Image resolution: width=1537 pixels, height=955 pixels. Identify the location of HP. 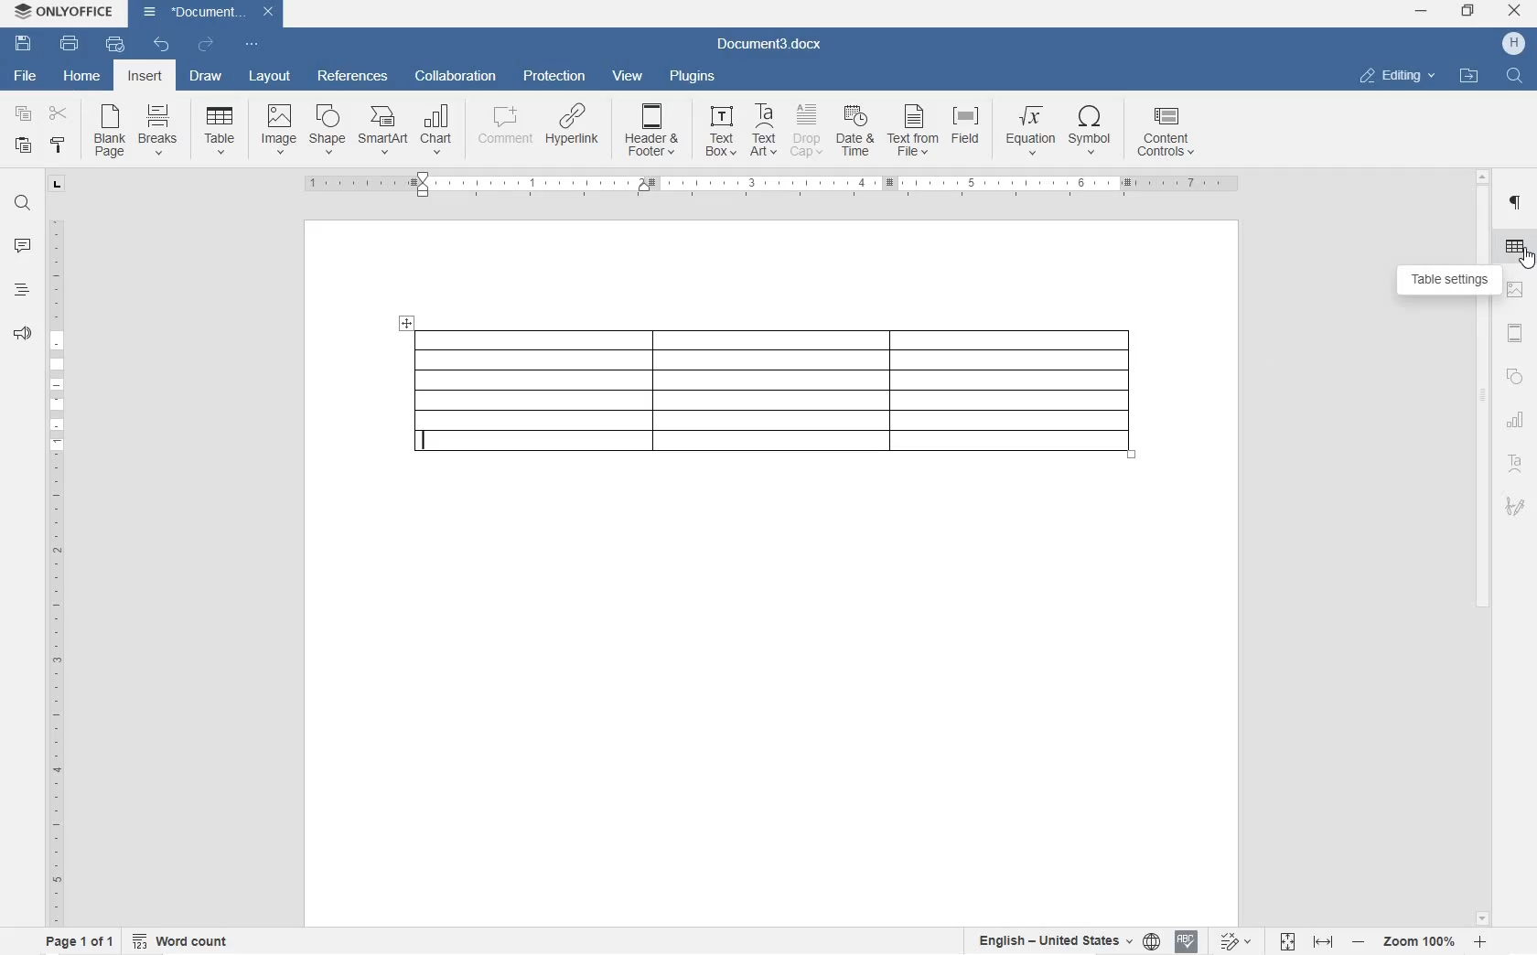
(1515, 44).